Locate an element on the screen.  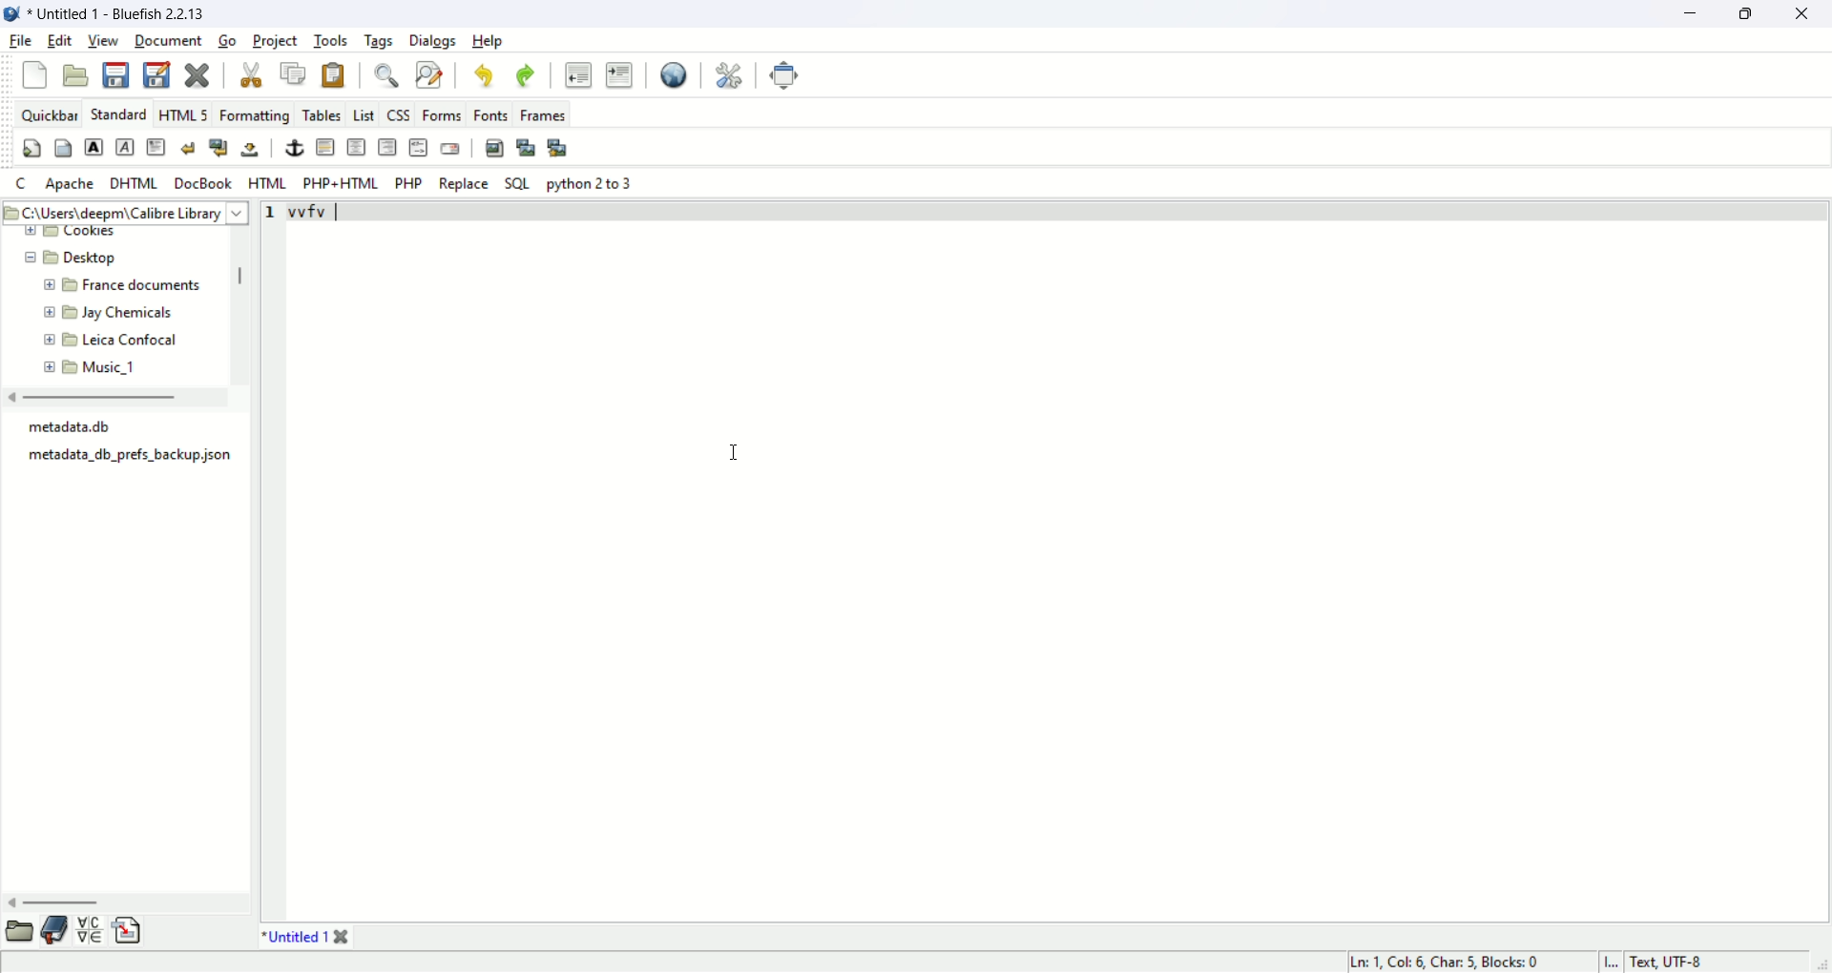
mouse cursor is located at coordinates (734, 456).